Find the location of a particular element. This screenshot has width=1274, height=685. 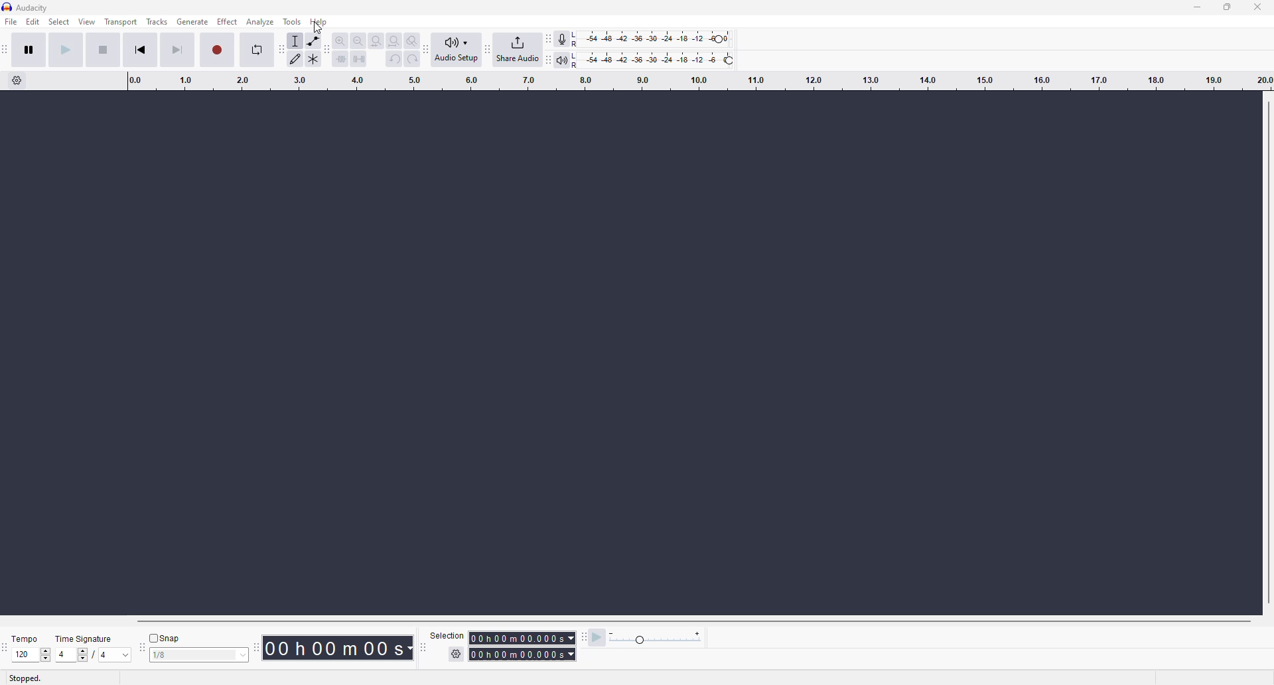

audacity is located at coordinates (33, 7).